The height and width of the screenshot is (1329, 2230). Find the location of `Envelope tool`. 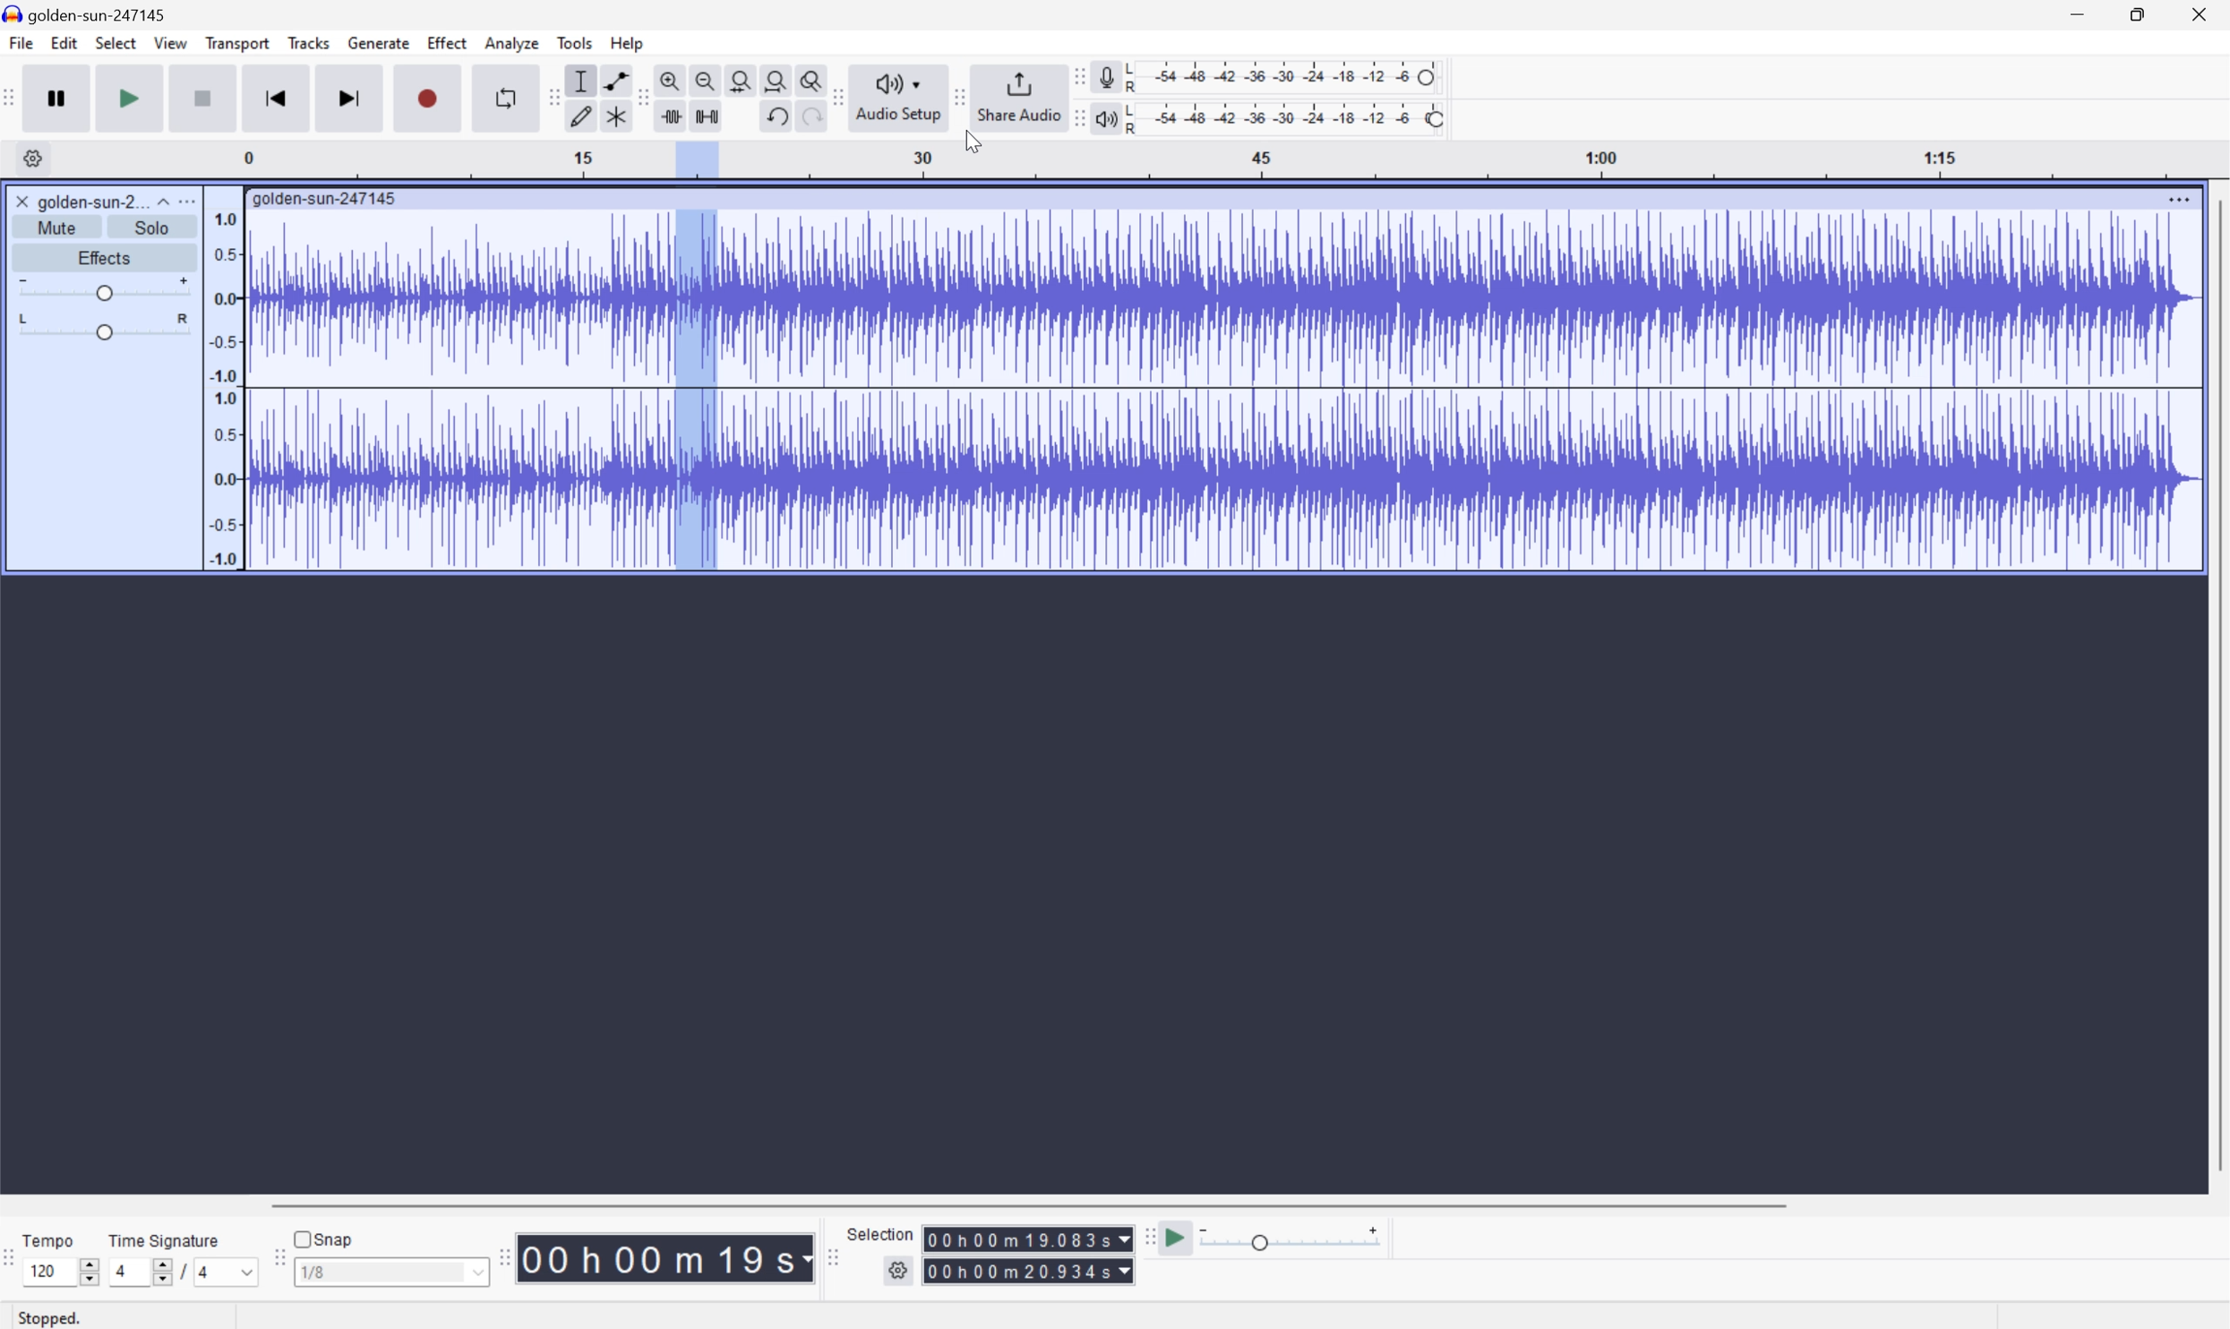

Envelope tool is located at coordinates (612, 79).